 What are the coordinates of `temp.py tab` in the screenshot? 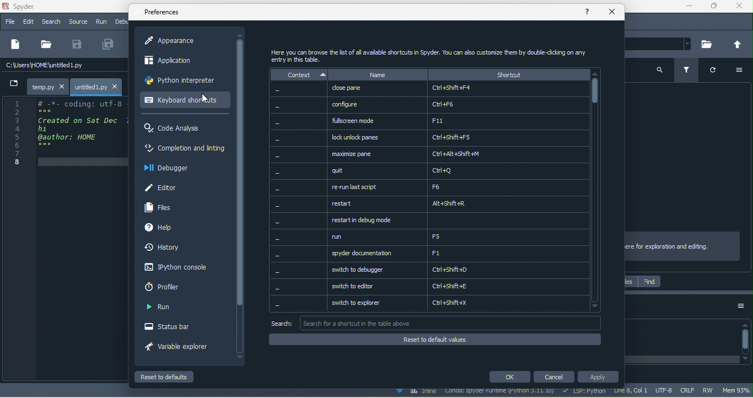 It's located at (47, 85).